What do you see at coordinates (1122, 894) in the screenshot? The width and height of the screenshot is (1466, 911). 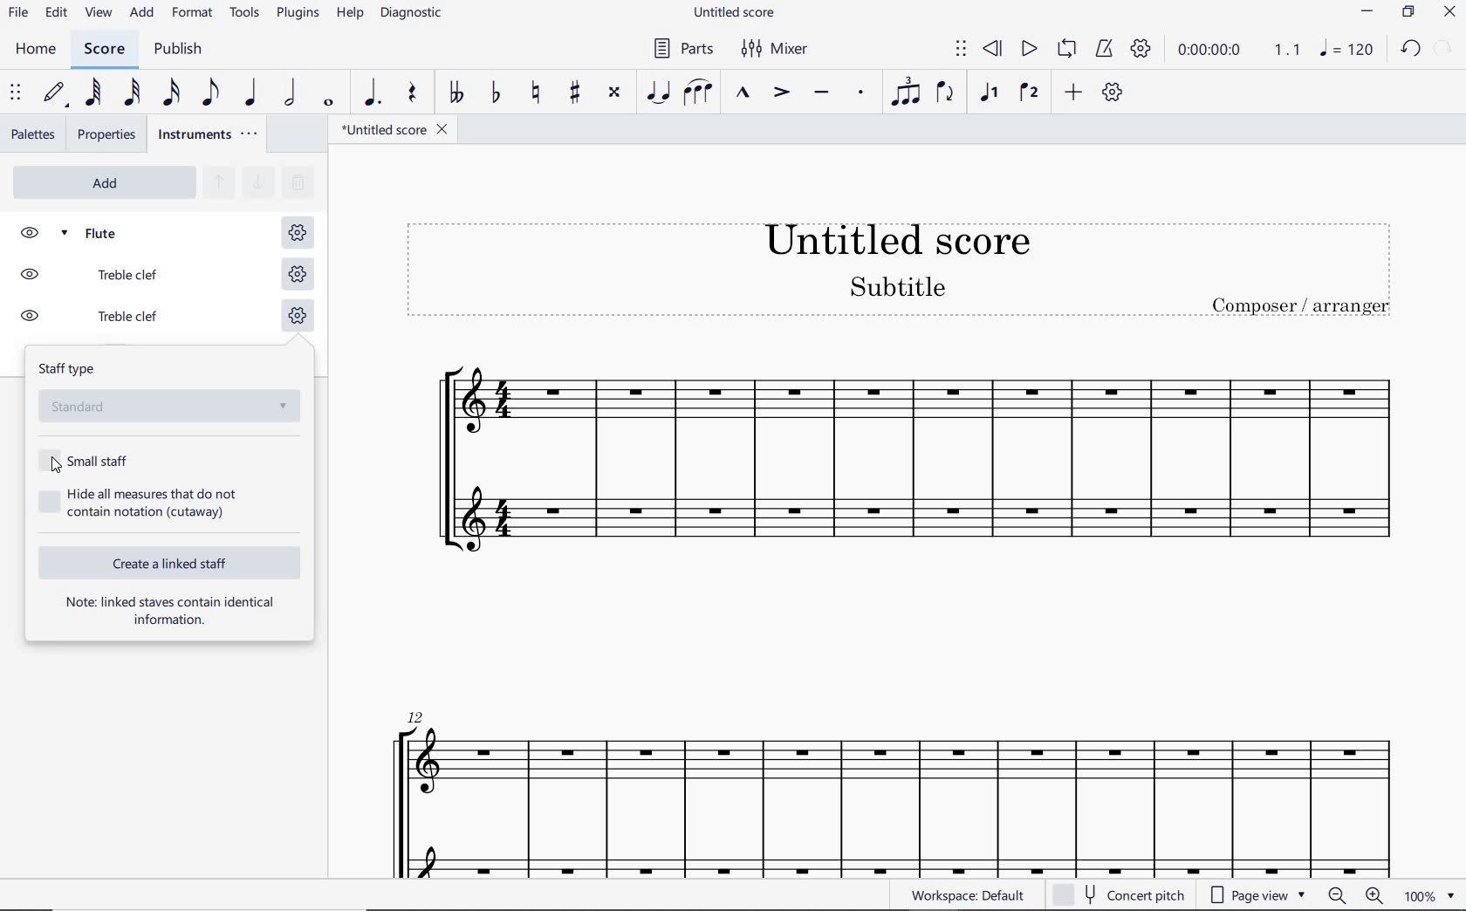 I see `concert pitch` at bounding box center [1122, 894].